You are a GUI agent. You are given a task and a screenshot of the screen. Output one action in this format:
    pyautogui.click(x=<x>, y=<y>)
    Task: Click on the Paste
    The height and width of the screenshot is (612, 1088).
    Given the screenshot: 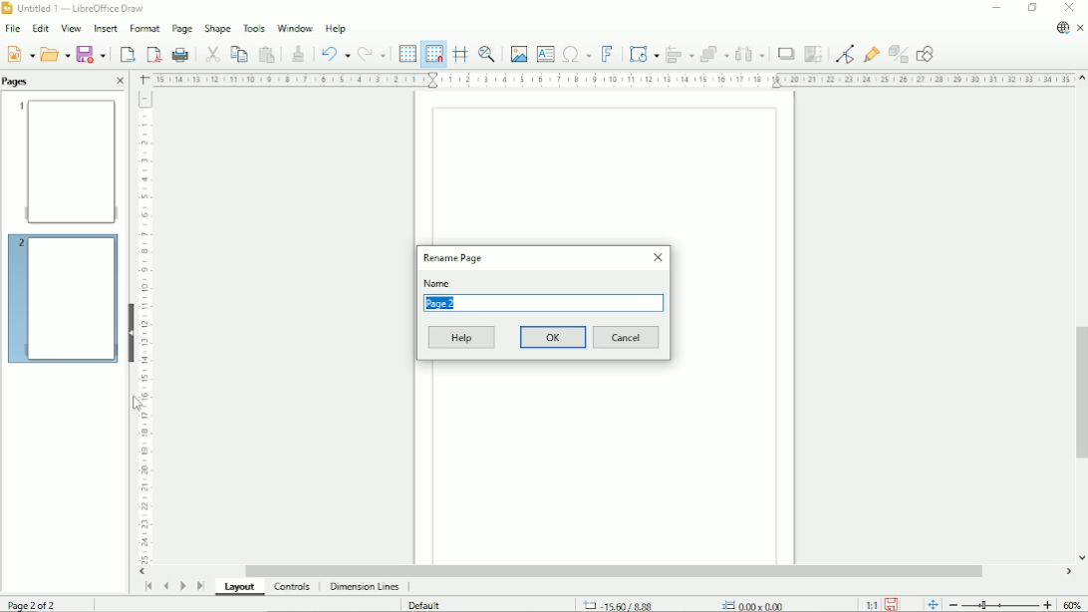 What is the action you would take?
    pyautogui.click(x=267, y=54)
    